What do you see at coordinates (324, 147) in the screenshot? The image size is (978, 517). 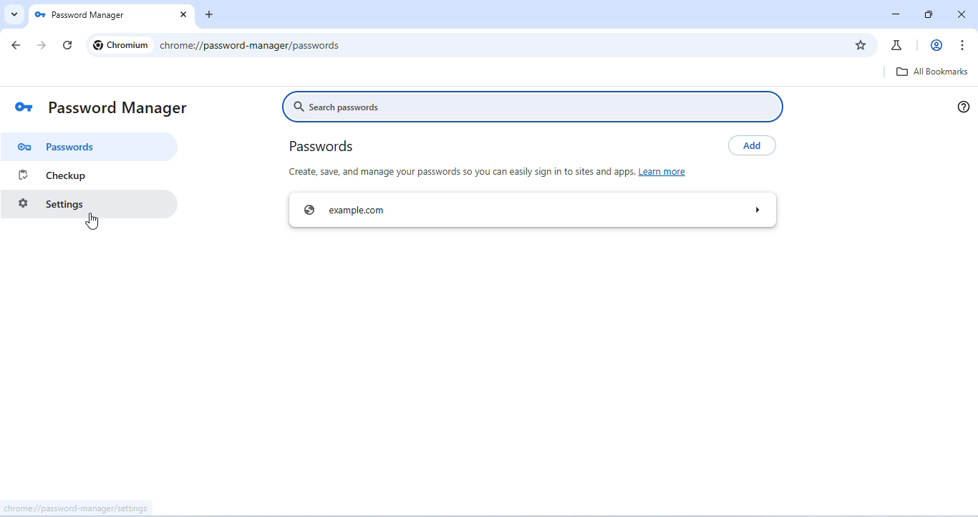 I see `passwords` at bounding box center [324, 147].